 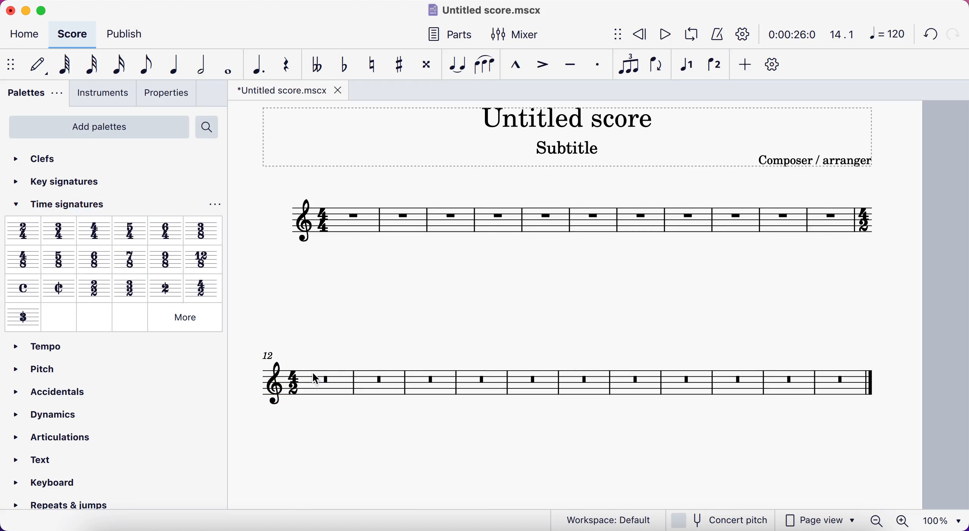 I want to click on , so click(x=93, y=258).